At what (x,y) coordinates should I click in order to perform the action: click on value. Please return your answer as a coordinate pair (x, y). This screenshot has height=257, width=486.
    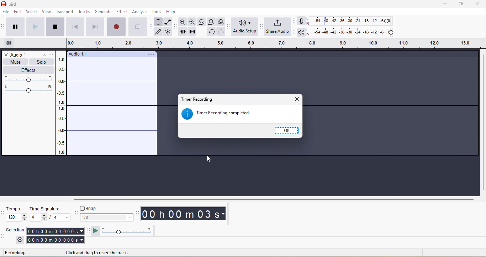
    Looking at the image, I should click on (38, 217).